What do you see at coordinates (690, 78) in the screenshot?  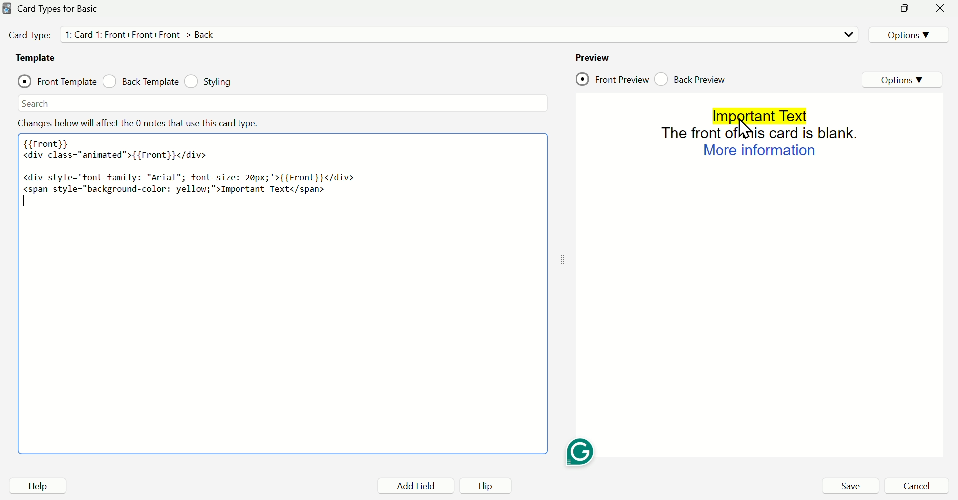 I see `check Back Preview` at bounding box center [690, 78].